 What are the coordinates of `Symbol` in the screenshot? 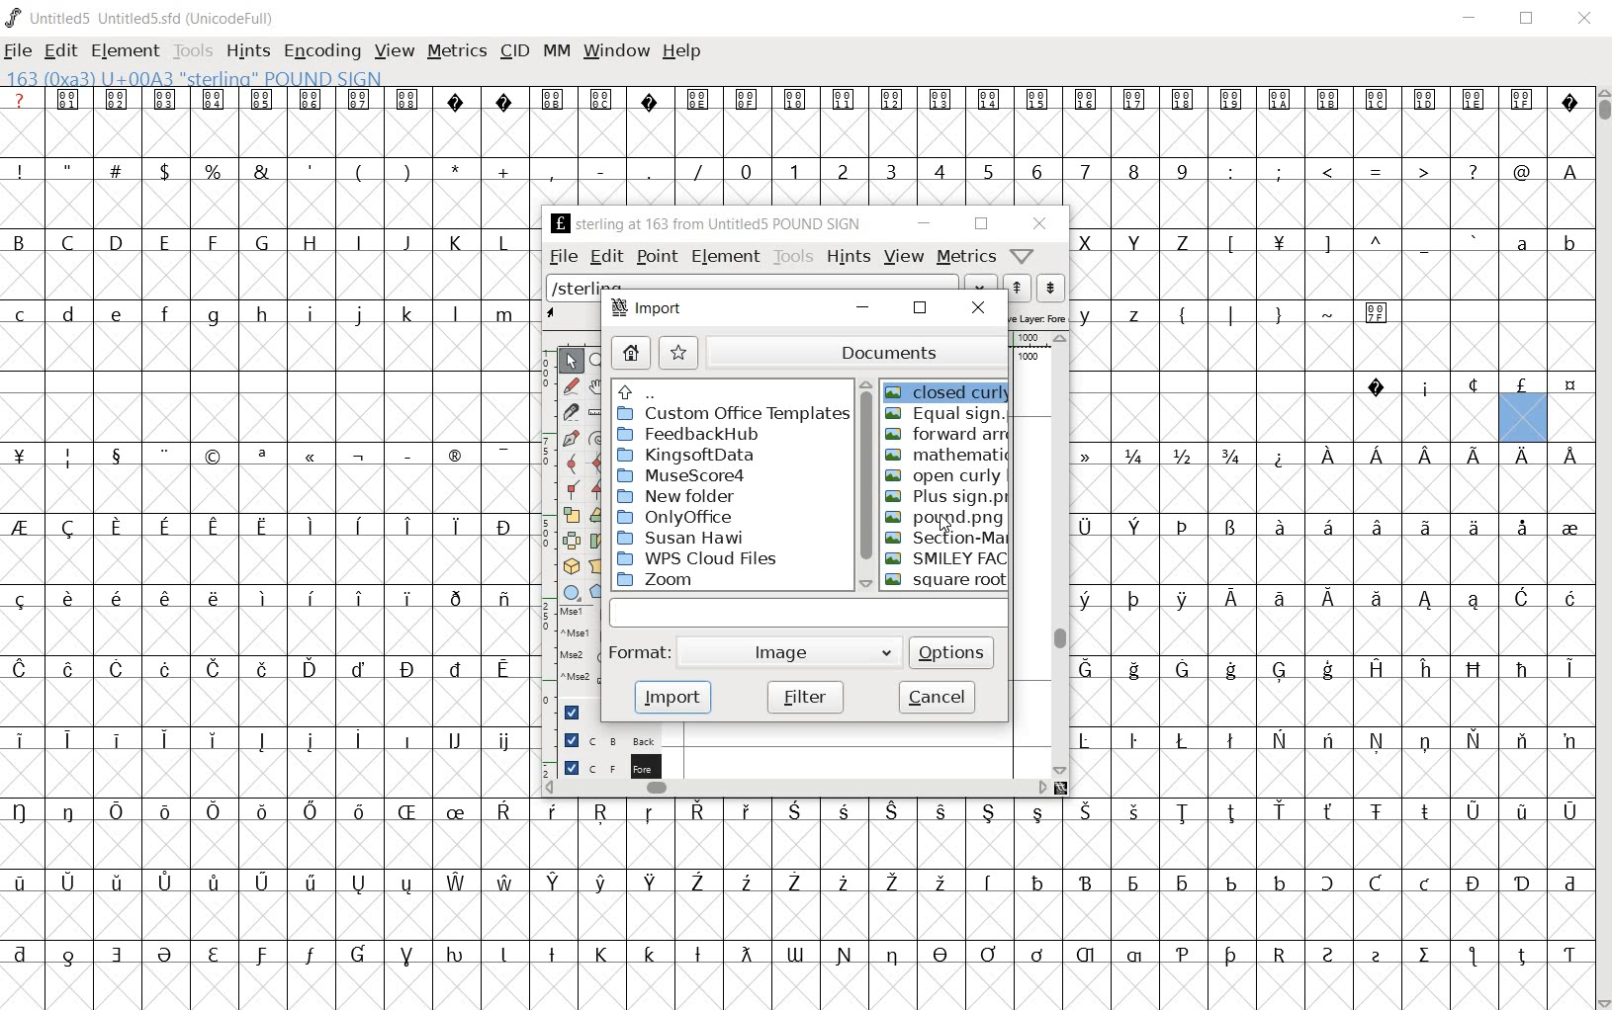 It's located at (745, 883).